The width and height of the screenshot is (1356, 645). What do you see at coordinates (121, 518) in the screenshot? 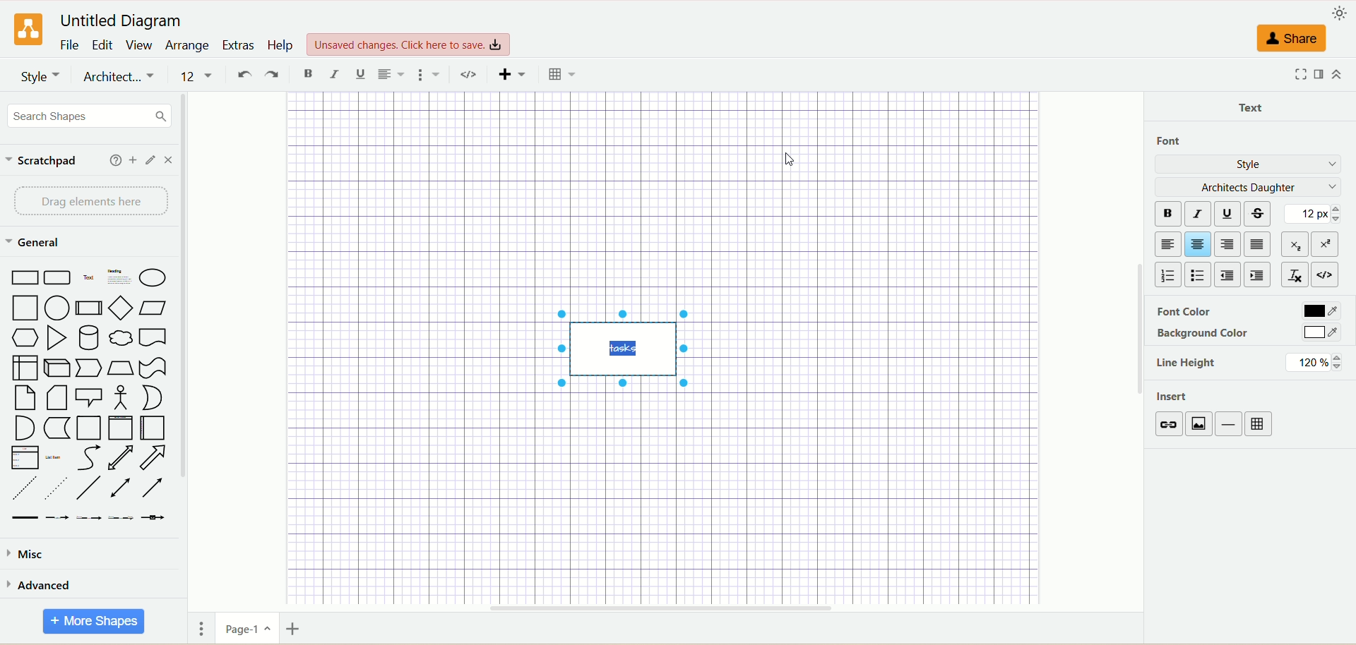
I see `Arrow with Triple Break` at bounding box center [121, 518].